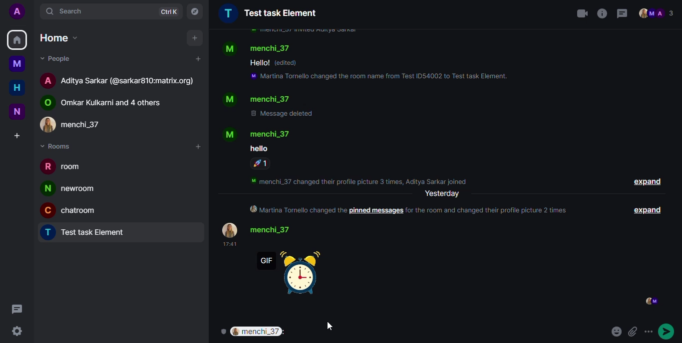  Describe the element at coordinates (262, 332) in the screenshot. I see `user selected` at that location.